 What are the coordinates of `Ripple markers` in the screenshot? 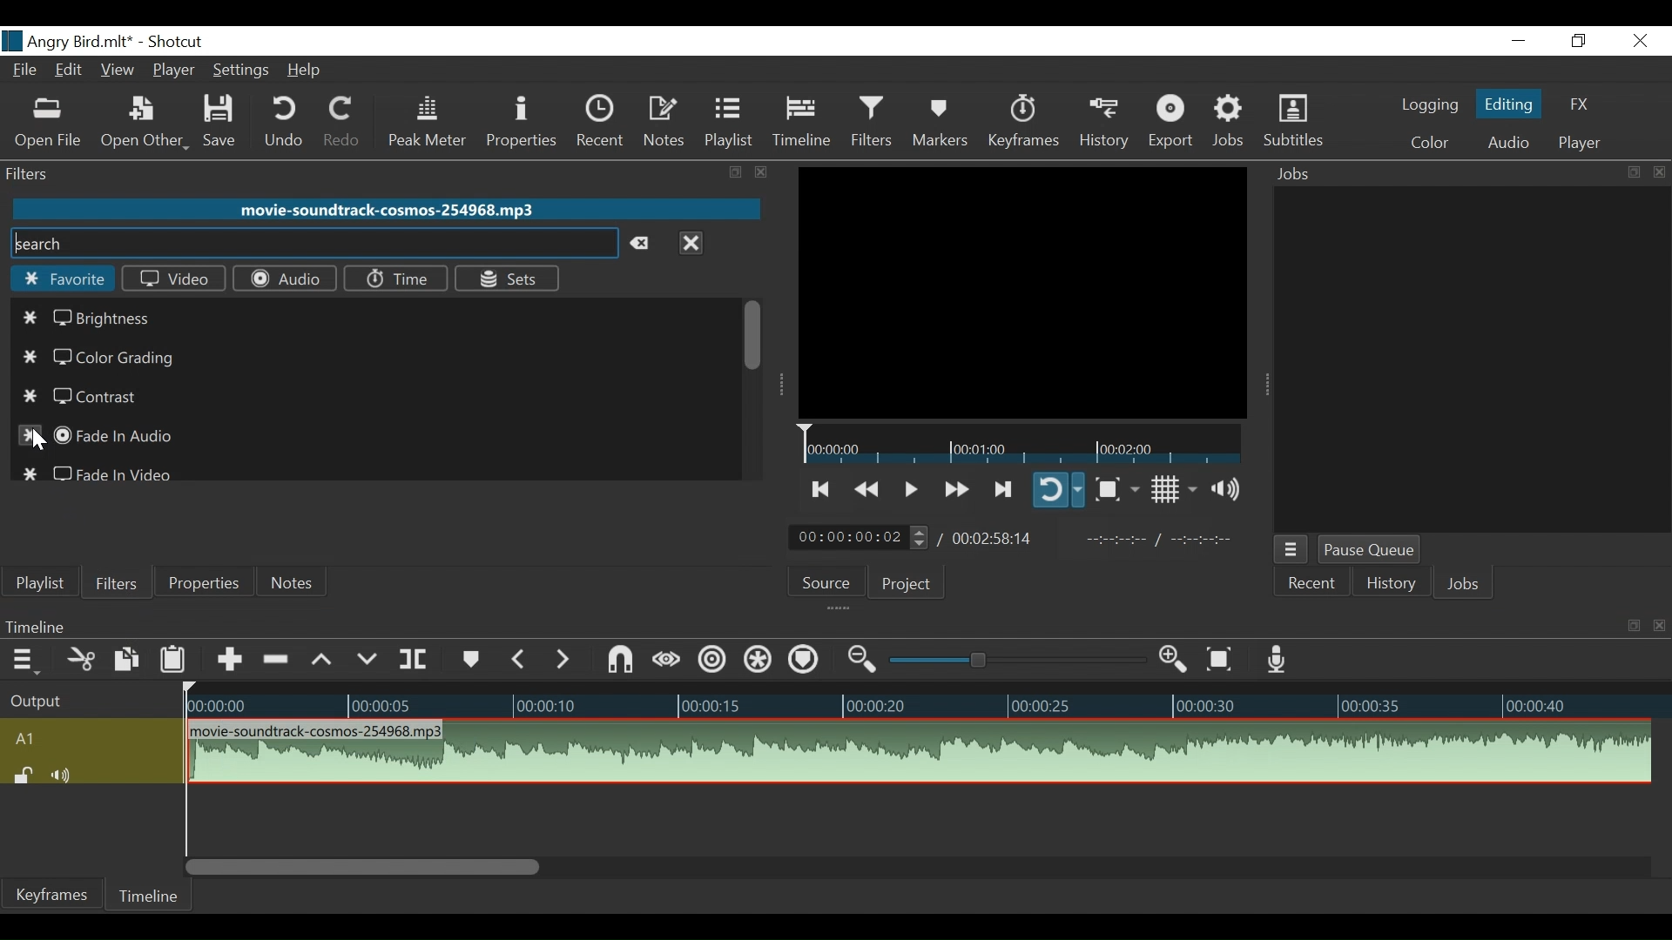 It's located at (806, 659).